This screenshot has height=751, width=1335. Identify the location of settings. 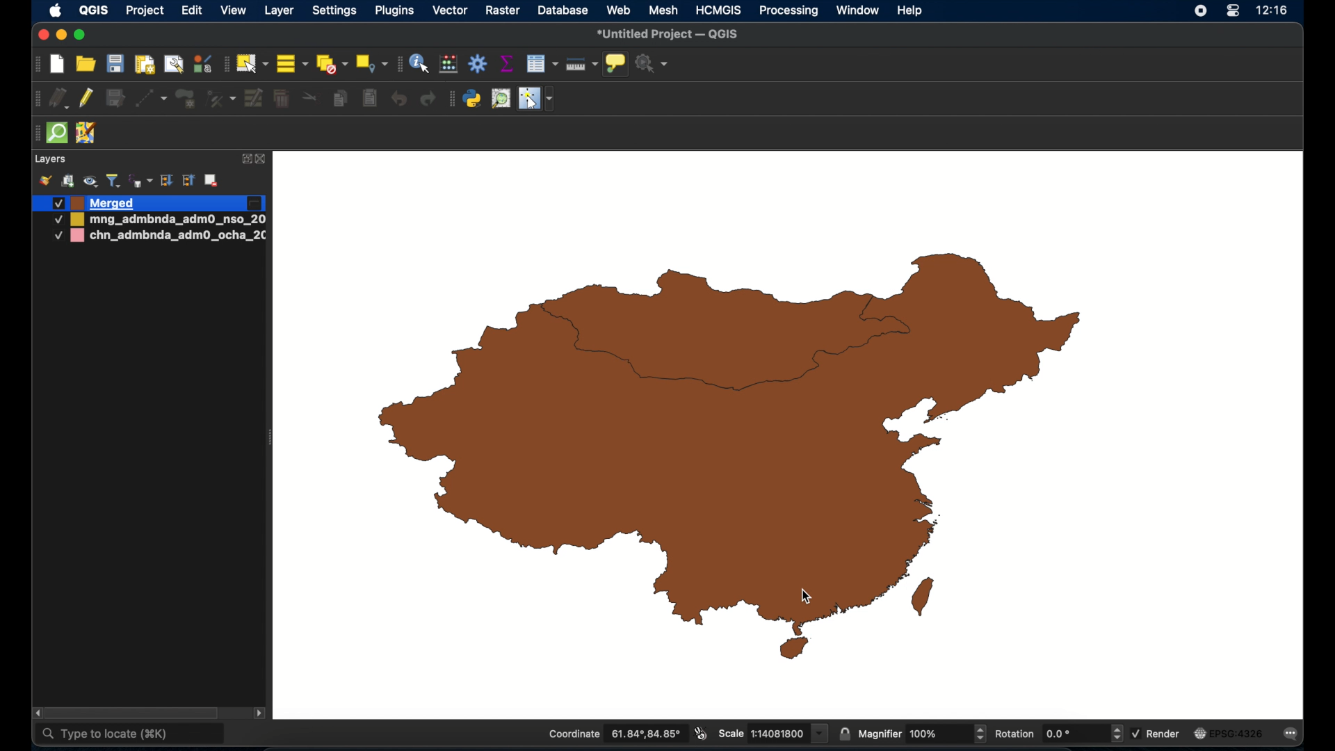
(336, 12).